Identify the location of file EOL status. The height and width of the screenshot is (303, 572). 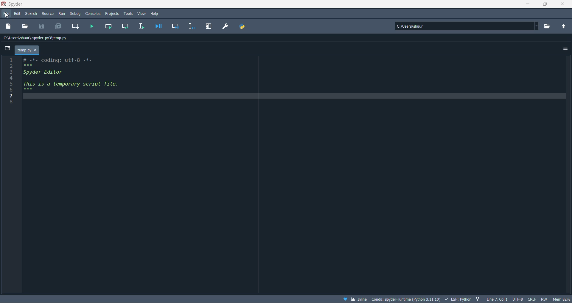
(532, 299).